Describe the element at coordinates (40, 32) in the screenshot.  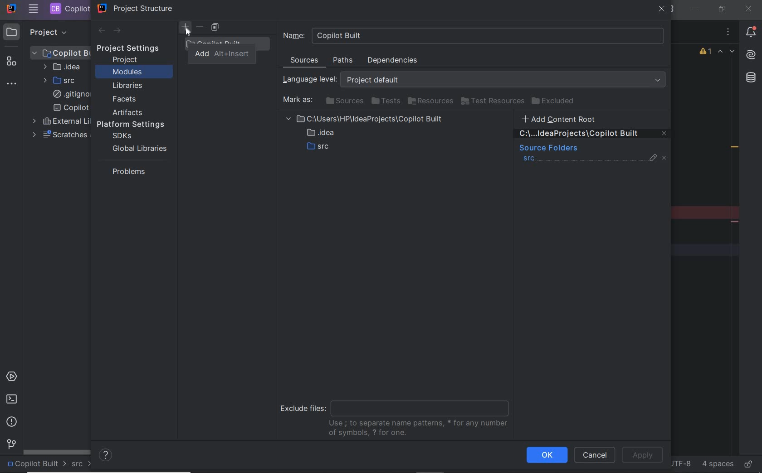
I see `PROJECT` at that location.